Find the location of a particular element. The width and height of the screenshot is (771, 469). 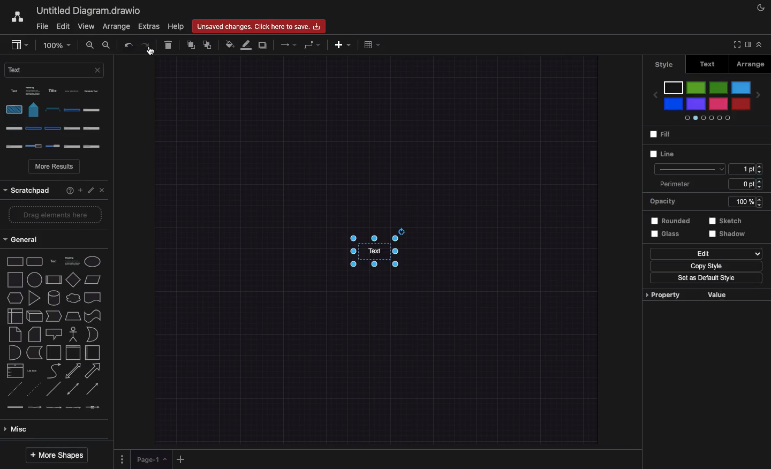

Arrange is located at coordinates (749, 64).